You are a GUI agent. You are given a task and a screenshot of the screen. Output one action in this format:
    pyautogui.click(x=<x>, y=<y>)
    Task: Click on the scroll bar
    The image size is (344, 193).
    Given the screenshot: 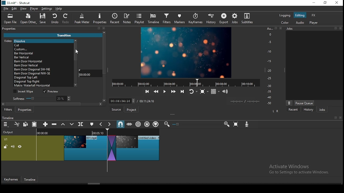 What is the action you would take?
    pyautogui.click(x=54, y=105)
    